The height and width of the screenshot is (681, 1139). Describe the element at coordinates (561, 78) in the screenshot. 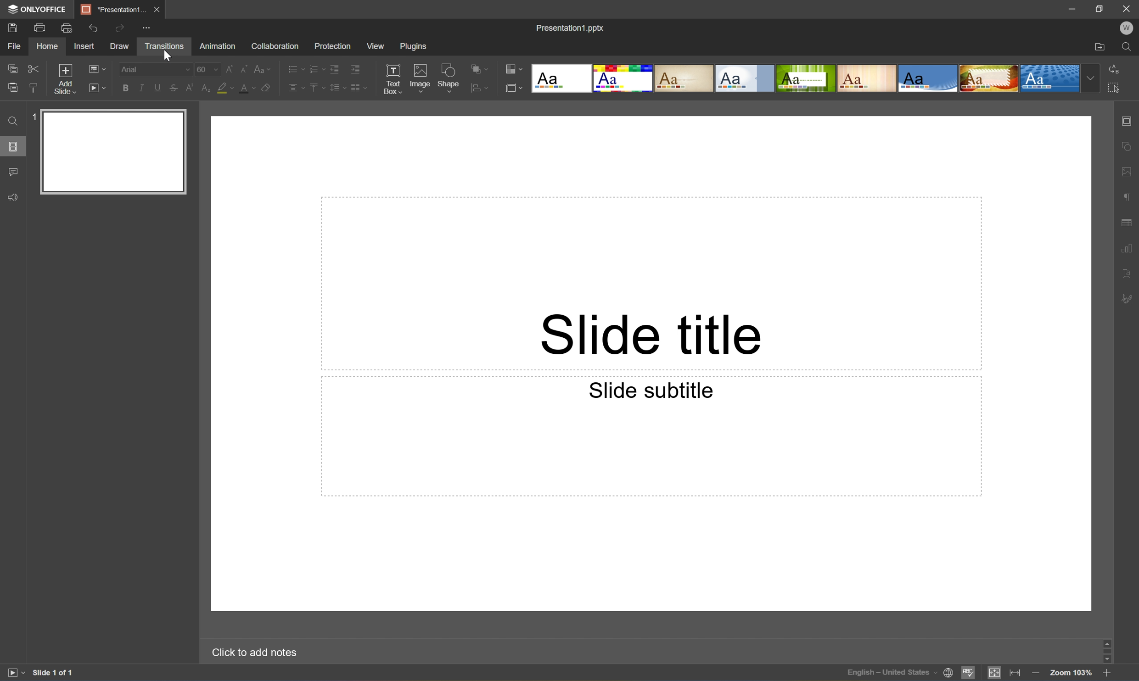

I see `Blank` at that location.